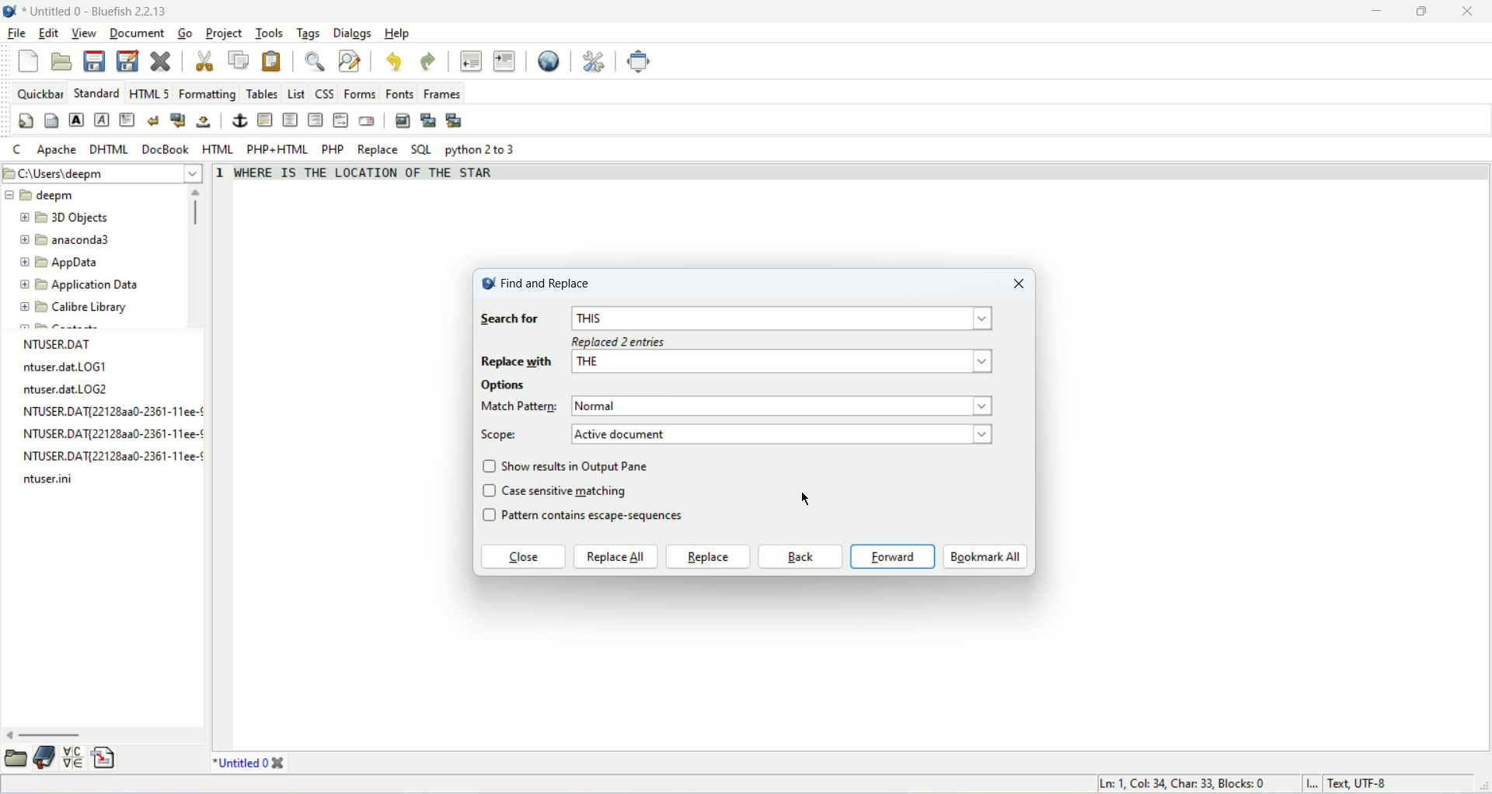  Describe the element at coordinates (97, 10) in the screenshot. I see `Untitled 0 - Bluefish 2.2.13` at that location.